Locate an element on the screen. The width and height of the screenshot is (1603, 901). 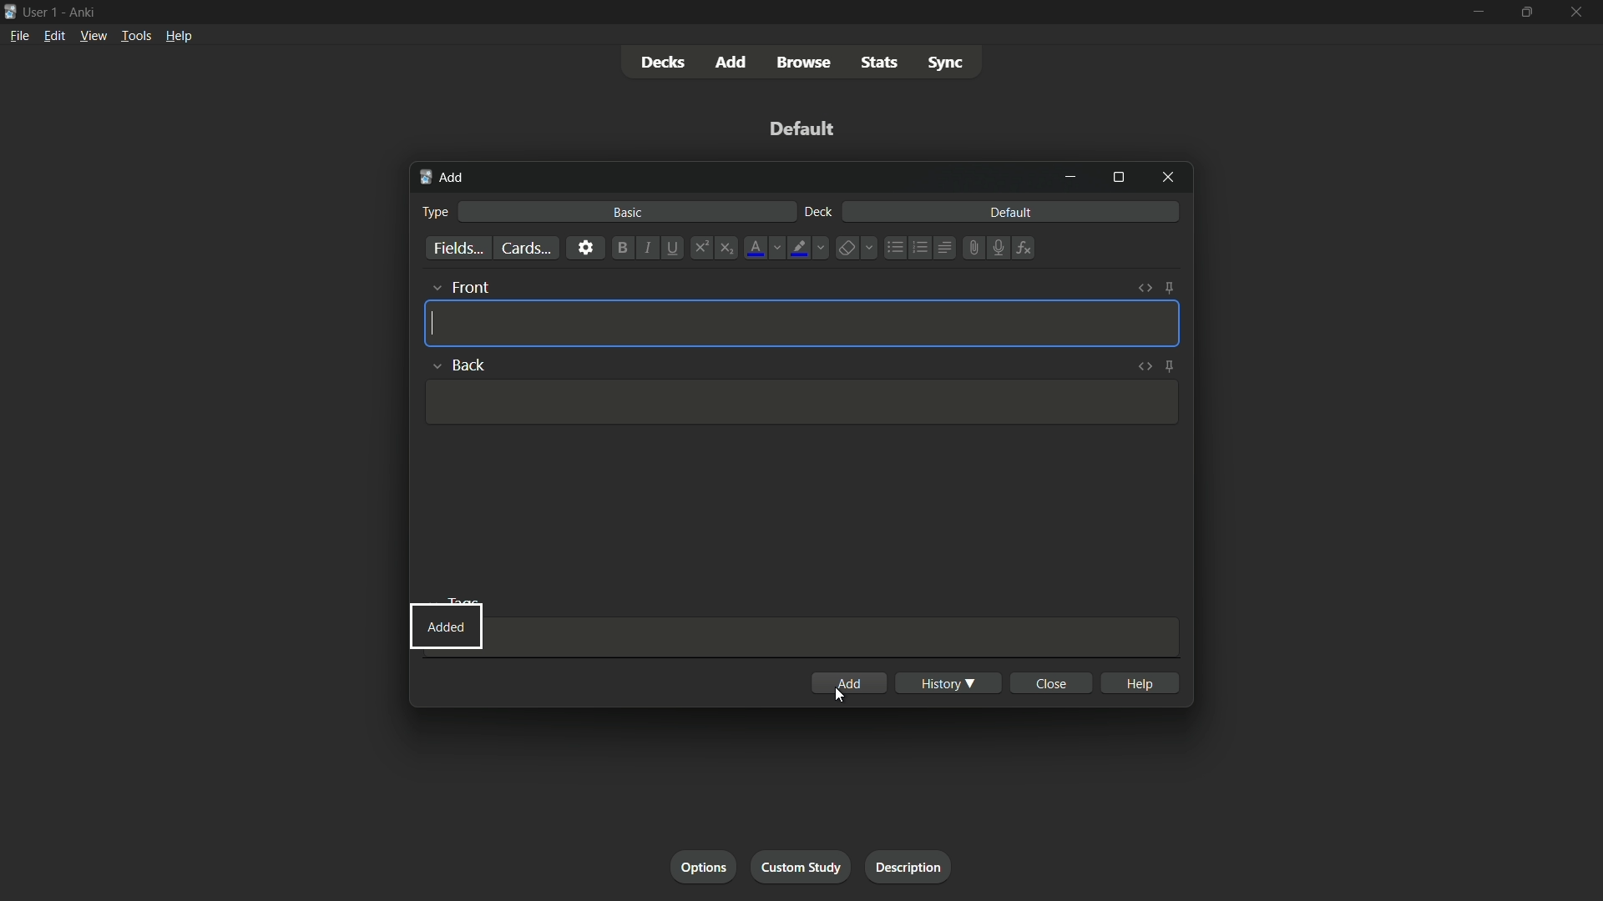
cursor is located at coordinates (841, 697).